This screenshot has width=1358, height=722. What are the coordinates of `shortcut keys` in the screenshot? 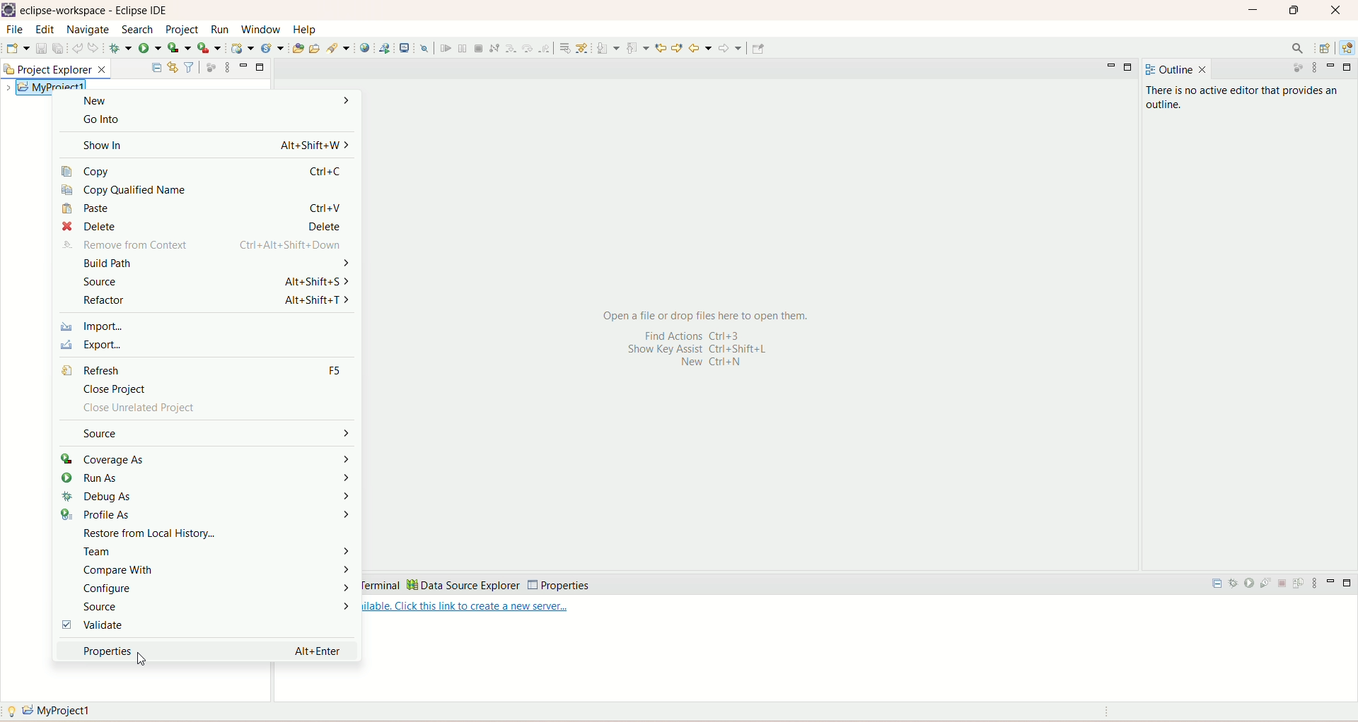 It's located at (704, 355).